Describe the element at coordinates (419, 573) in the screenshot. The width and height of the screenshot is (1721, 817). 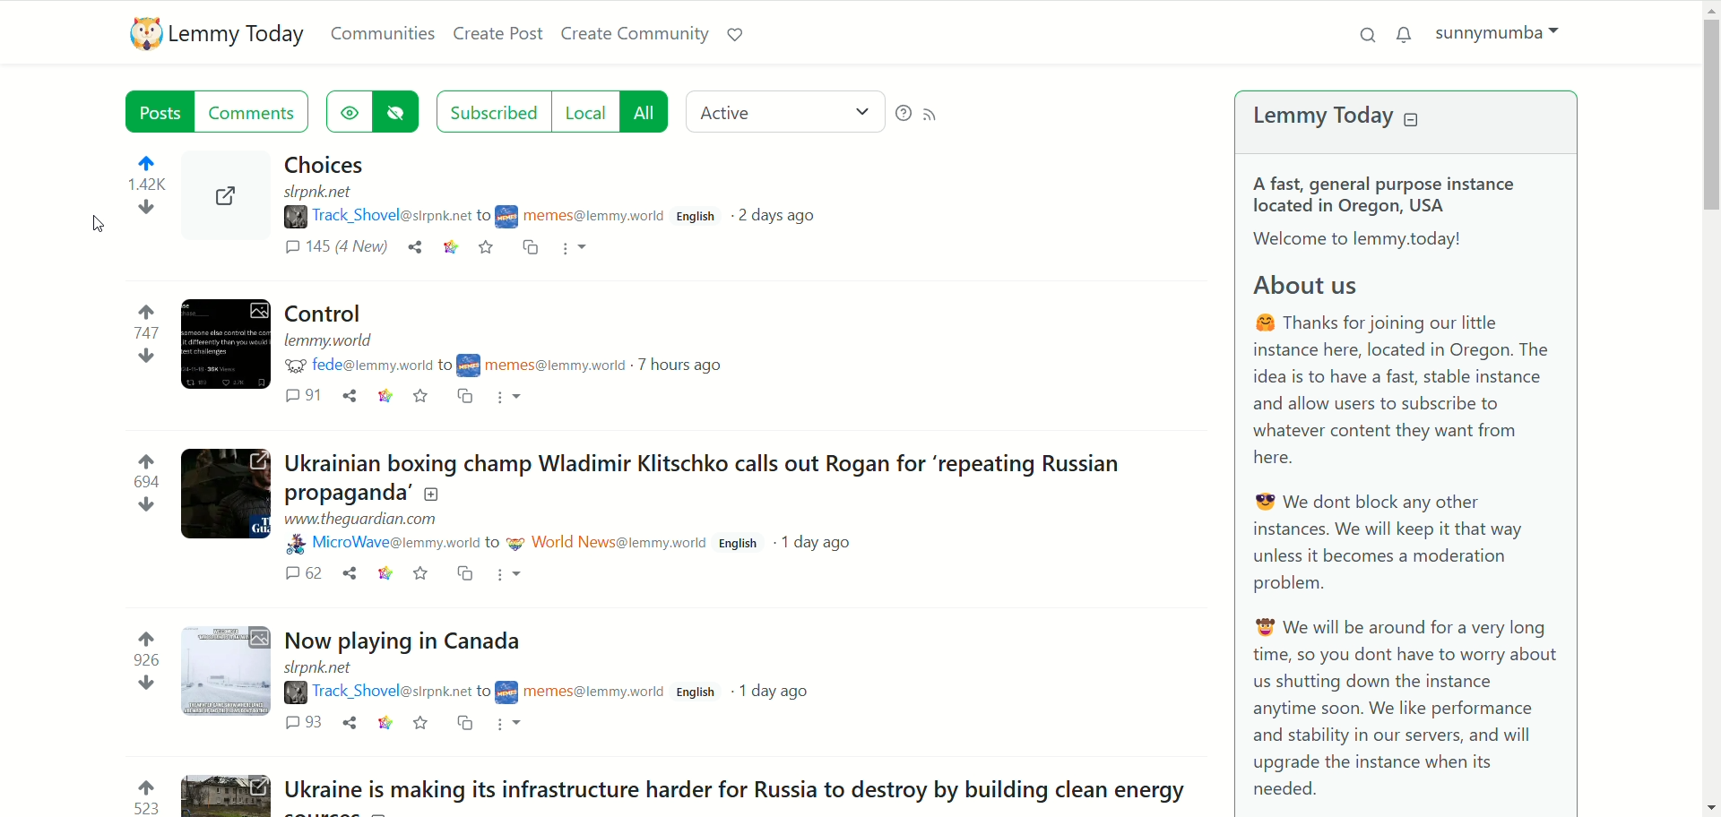
I see `save` at that location.